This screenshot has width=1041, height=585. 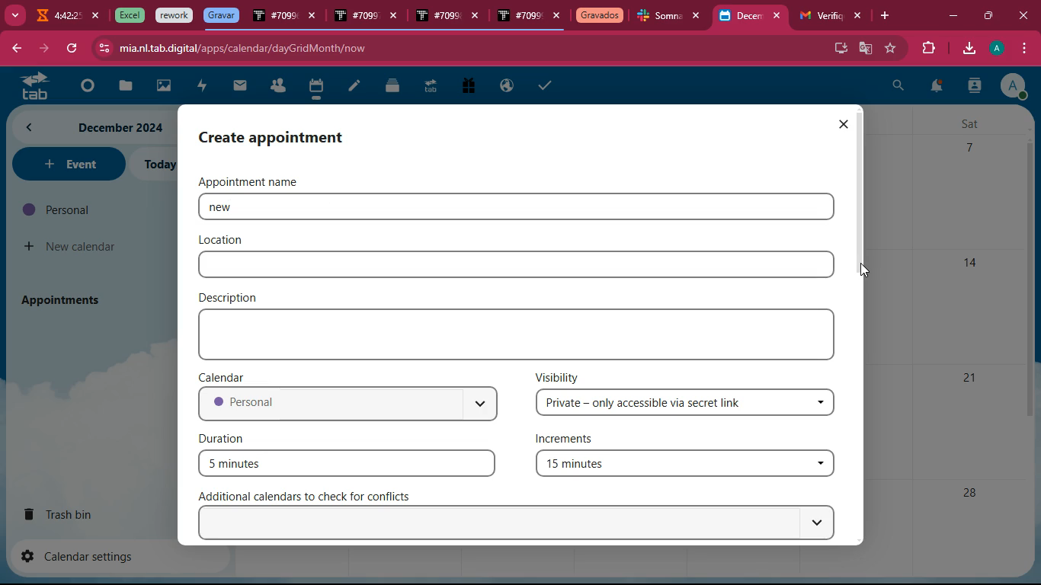 I want to click on close, so click(x=1027, y=15).